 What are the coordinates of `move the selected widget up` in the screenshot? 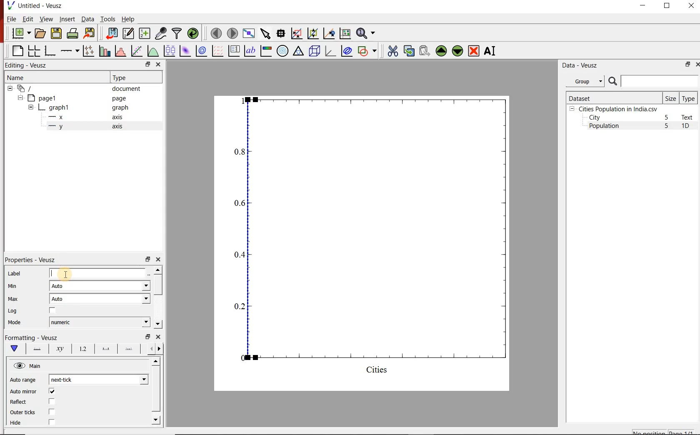 It's located at (441, 50).